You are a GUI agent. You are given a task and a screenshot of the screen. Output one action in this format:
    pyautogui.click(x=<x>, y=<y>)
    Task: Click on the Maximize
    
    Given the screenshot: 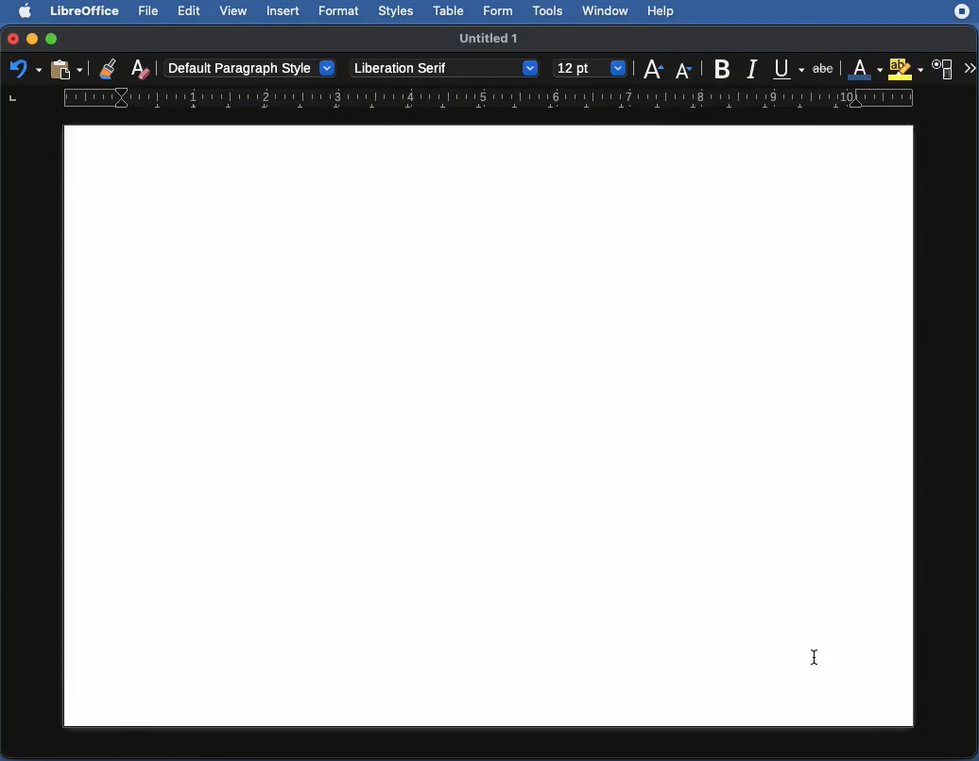 What is the action you would take?
    pyautogui.click(x=54, y=38)
    